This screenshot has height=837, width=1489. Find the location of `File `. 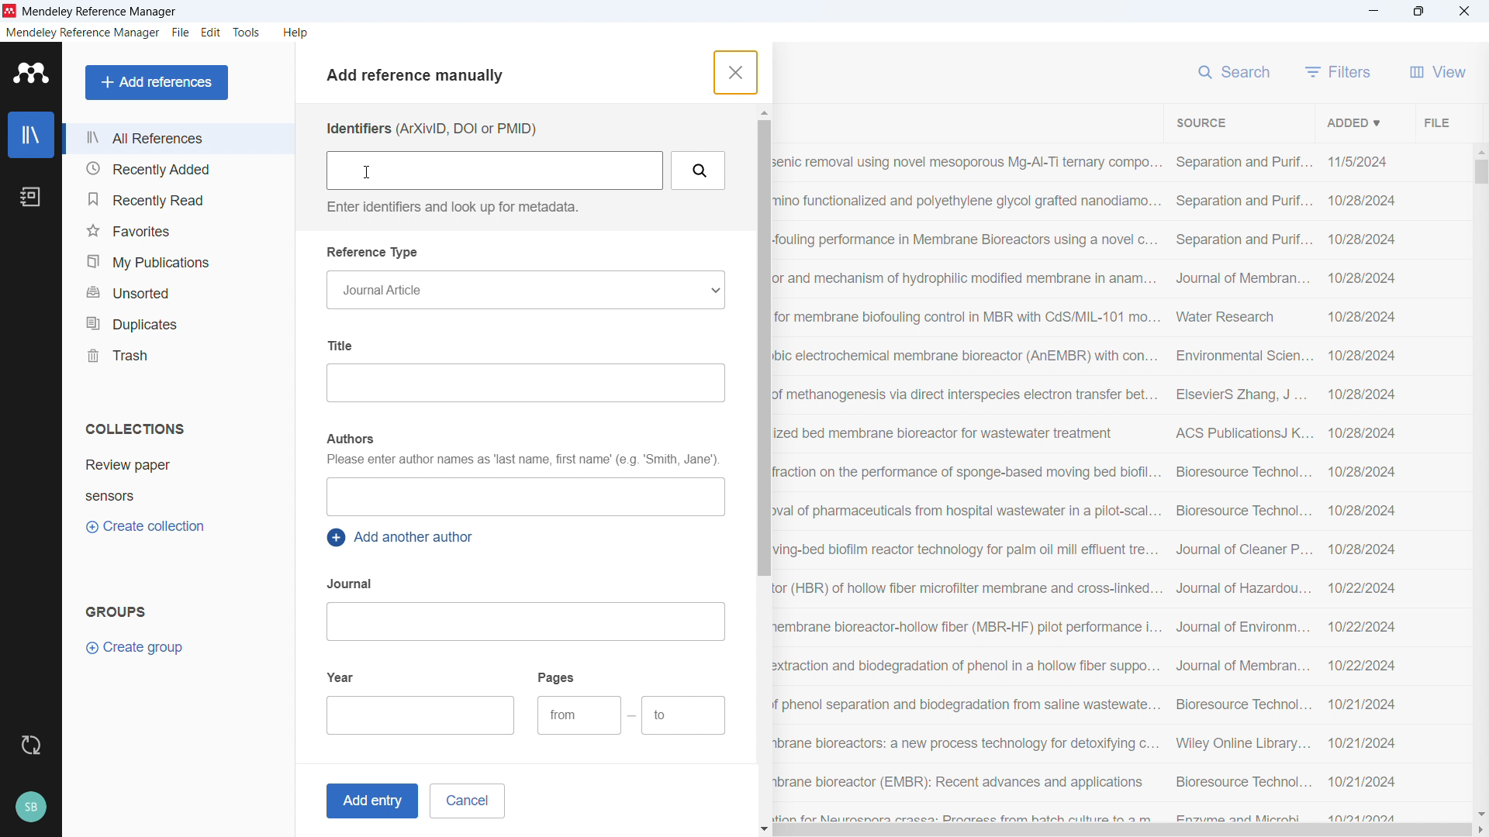

File  is located at coordinates (1435, 122).